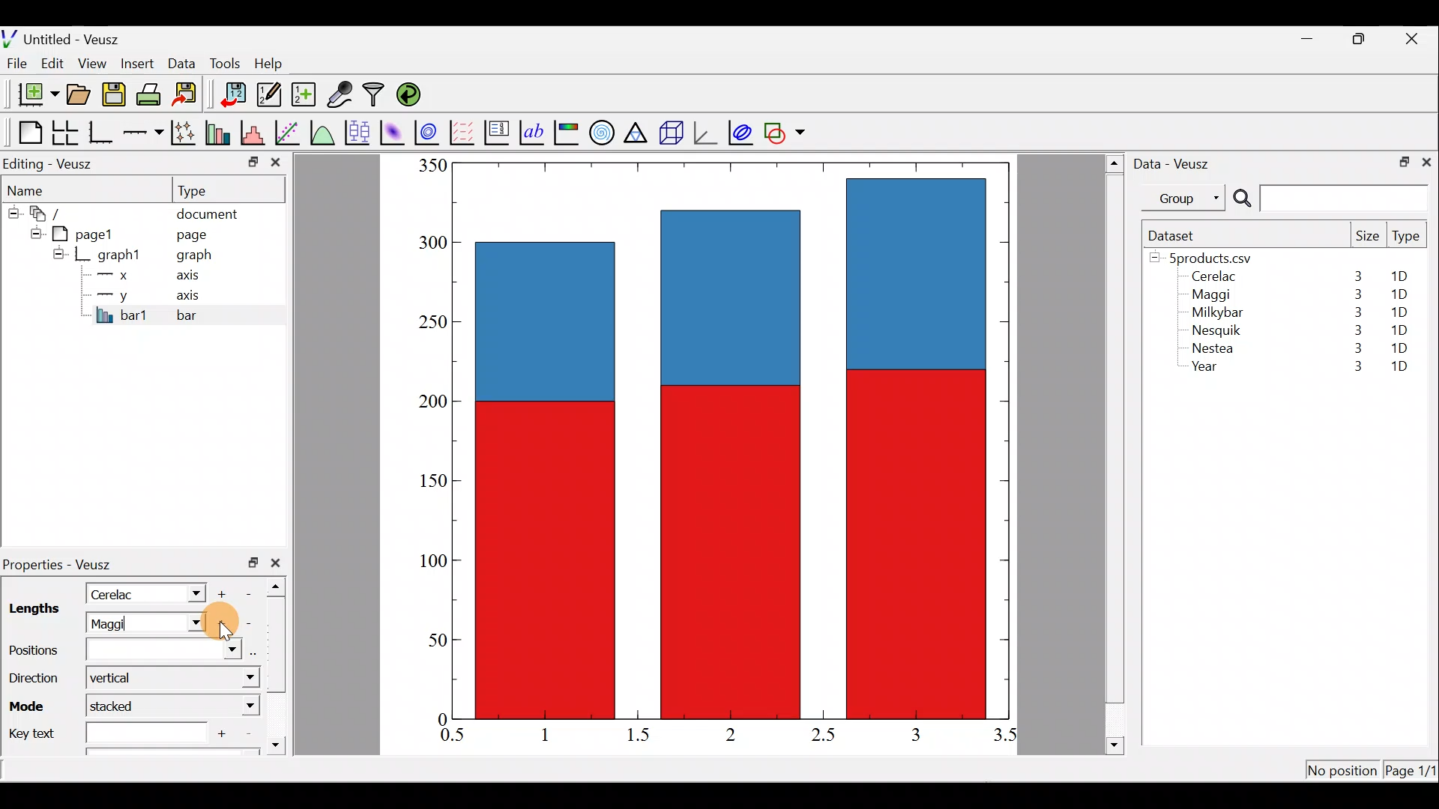  I want to click on Positions, so click(125, 651).